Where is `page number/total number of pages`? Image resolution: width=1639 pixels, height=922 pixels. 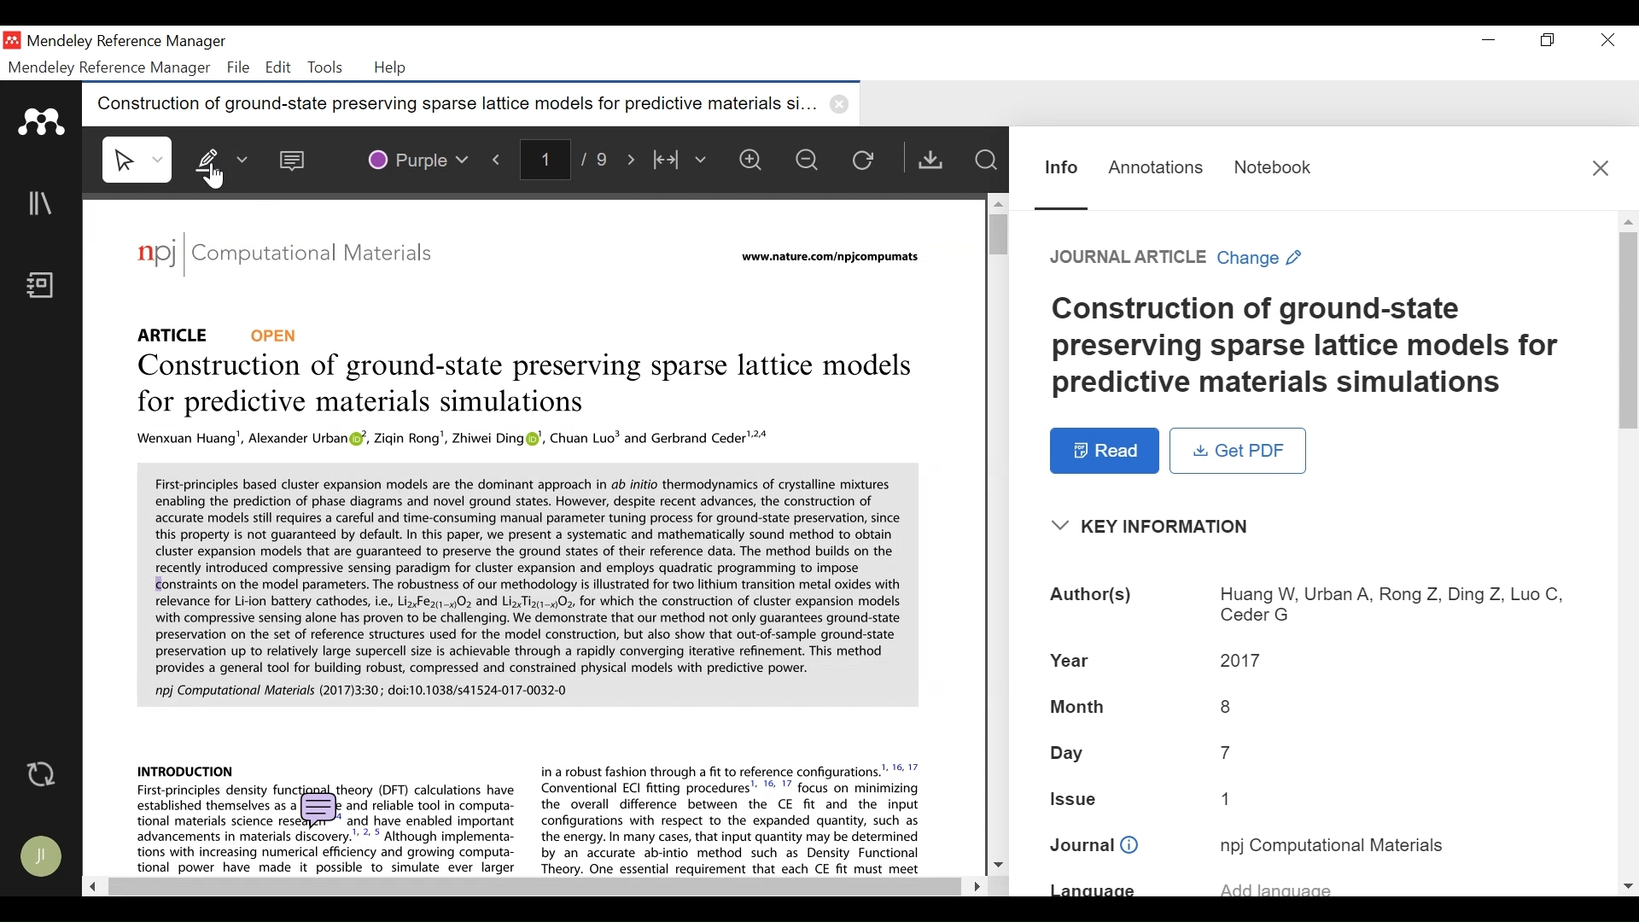 page number/total number of pages is located at coordinates (570, 158).